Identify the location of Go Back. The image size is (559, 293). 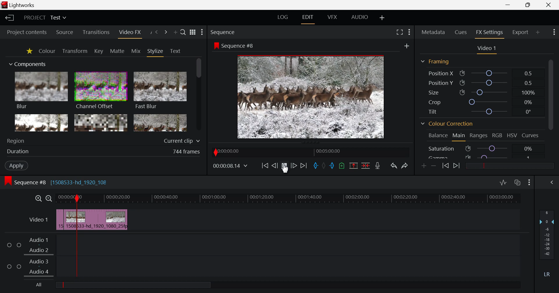
(274, 165).